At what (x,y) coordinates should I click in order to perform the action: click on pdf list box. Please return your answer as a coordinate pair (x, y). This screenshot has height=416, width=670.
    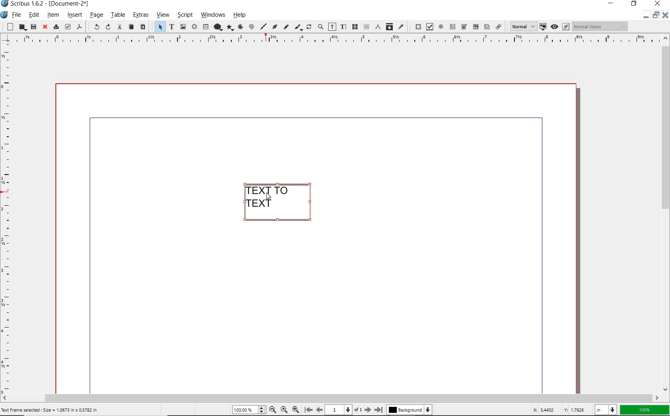
    Looking at the image, I should click on (487, 27).